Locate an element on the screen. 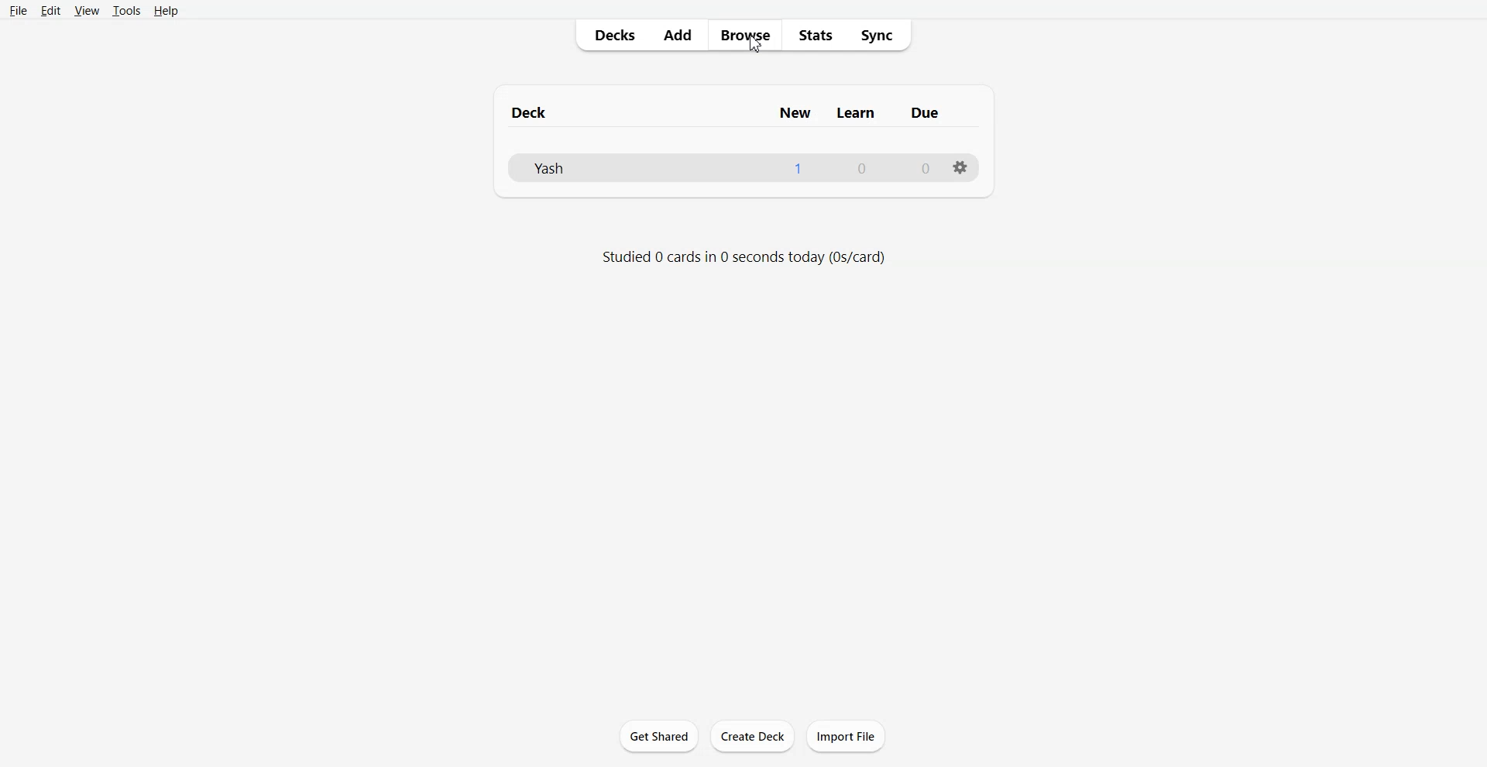 The width and height of the screenshot is (1487, 767). New is located at coordinates (794, 113).